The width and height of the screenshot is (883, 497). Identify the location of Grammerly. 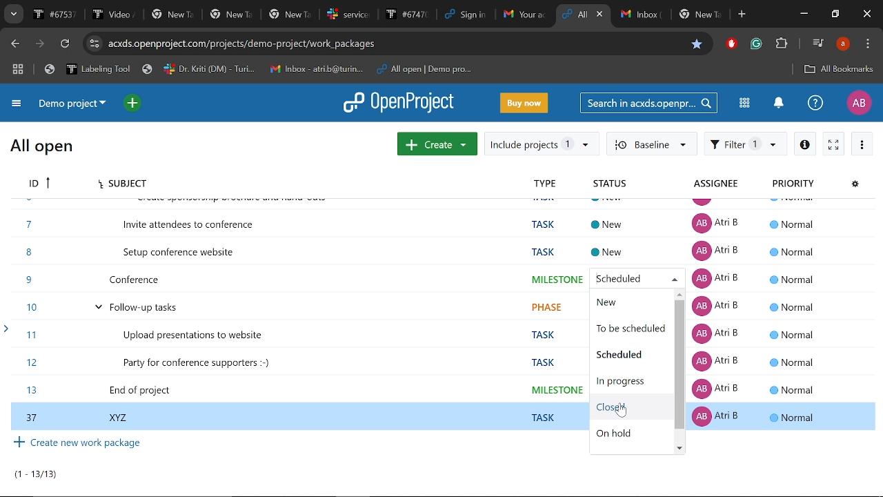
(756, 45).